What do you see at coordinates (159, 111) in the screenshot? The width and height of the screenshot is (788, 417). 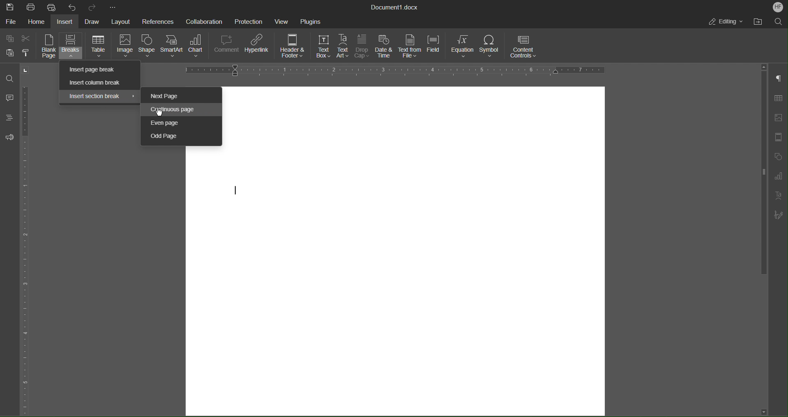 I see `Cursor` at bounding box center [159, 111].